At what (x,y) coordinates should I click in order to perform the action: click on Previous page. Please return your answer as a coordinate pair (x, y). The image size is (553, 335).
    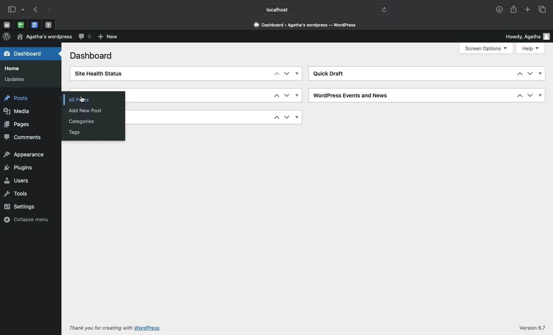
    Looking at the image, I should click on (35, 10).